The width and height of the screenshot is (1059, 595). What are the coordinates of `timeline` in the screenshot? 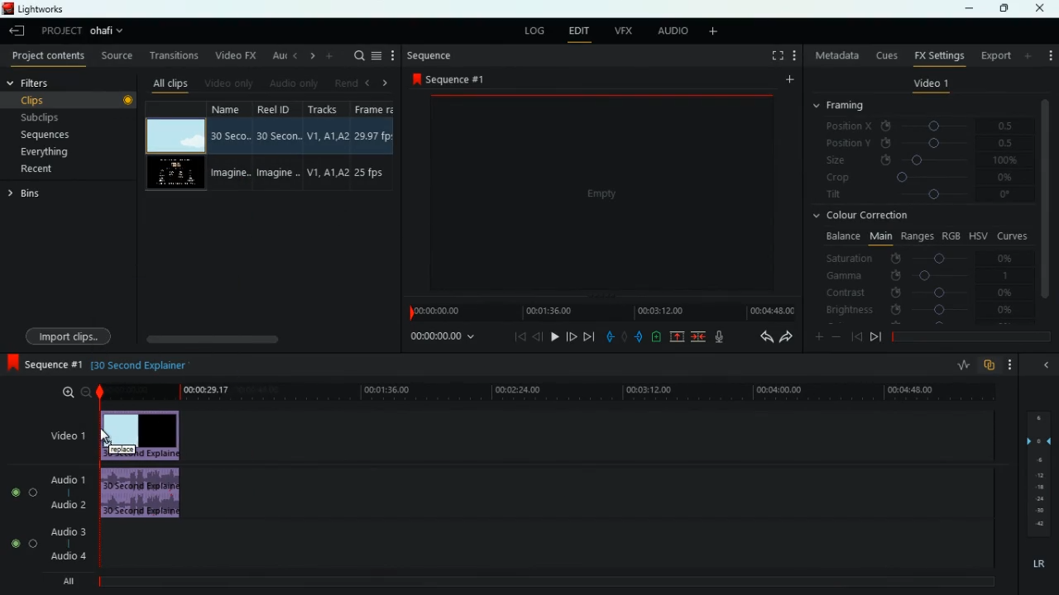 It's located at (599, 311).